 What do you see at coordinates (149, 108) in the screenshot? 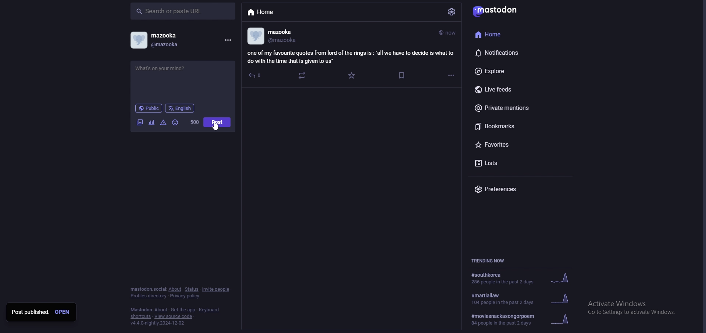
I see `audience` at bounding box center [149, 108].